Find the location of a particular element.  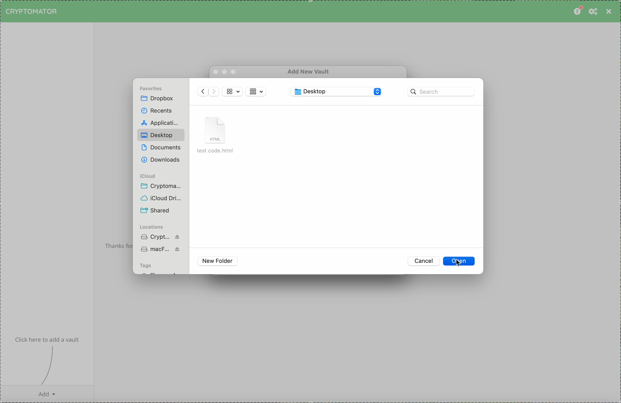

add new vault is located at coordinates (312, 71).